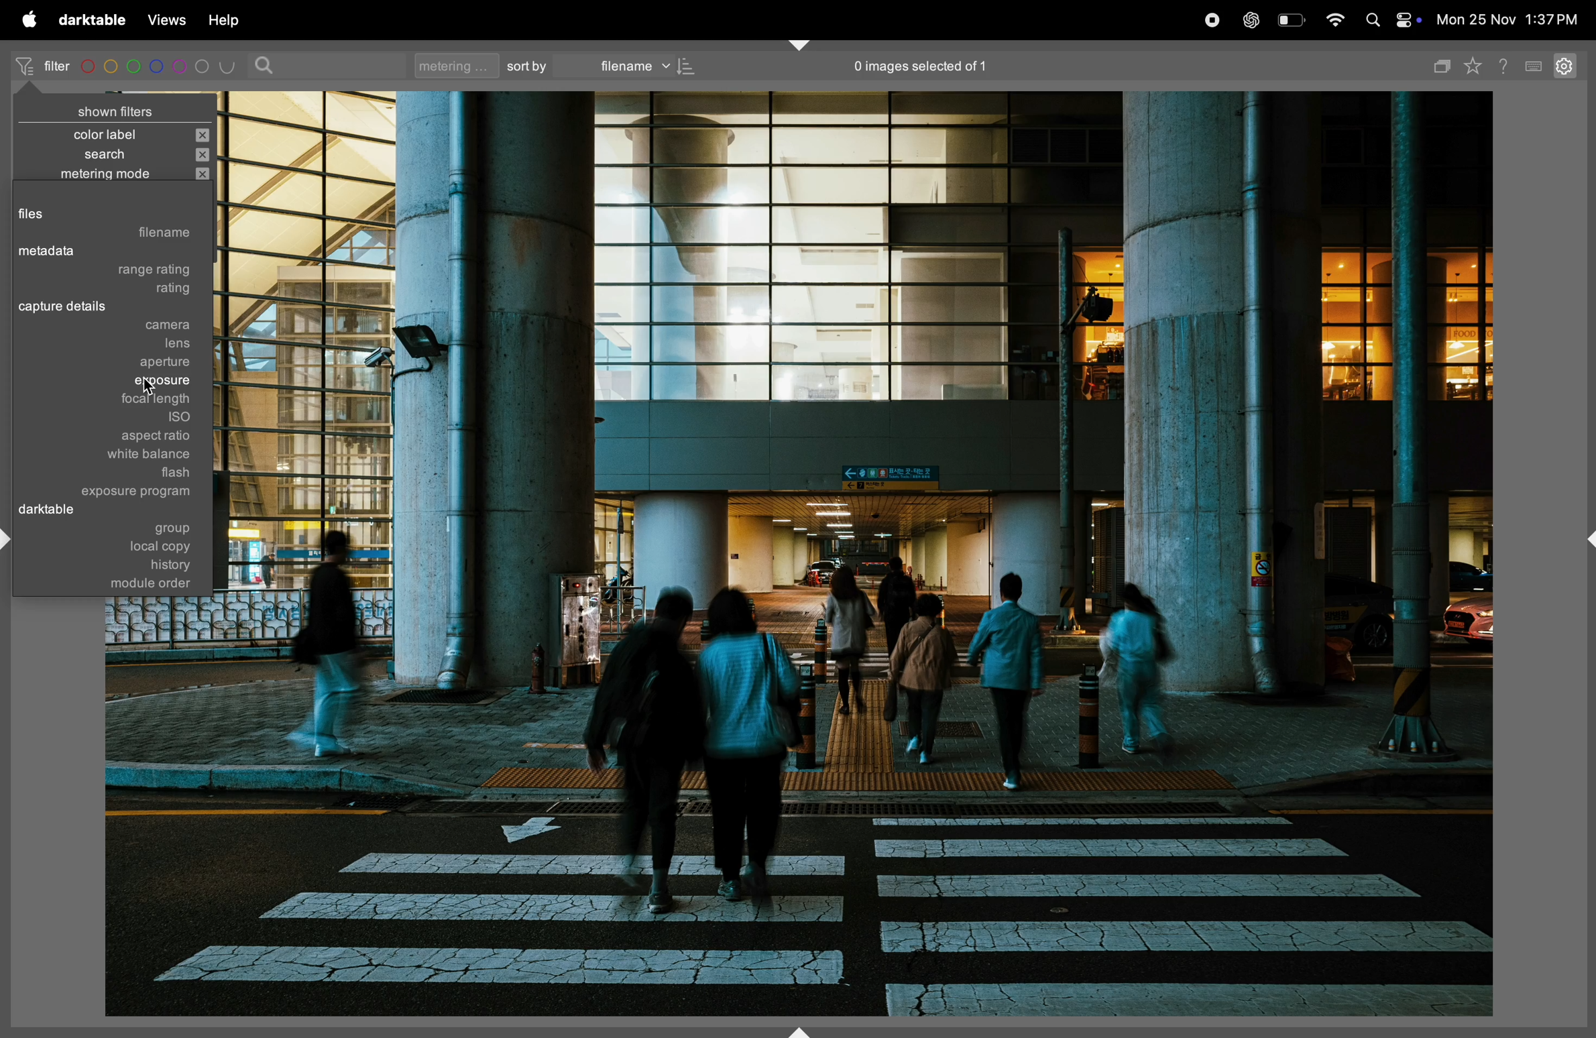 The height and width of the screenshot is (1038, 1596). What do you see at coordinates (152, 382) in the screenshot?
I see `cursor` at bounding box center [152, 382].